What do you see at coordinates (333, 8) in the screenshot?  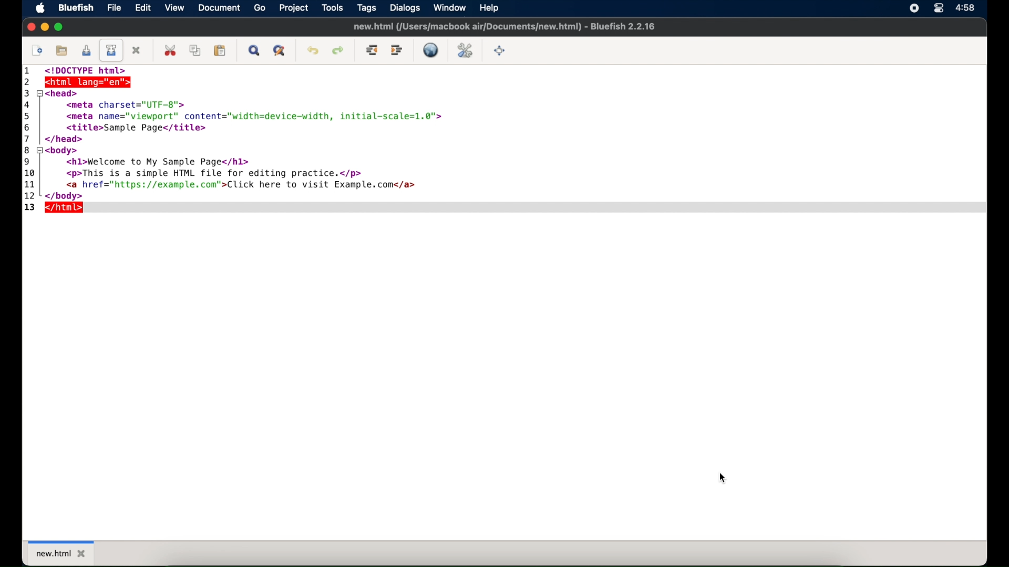 I see `tools` at bounding box center [333, 8].